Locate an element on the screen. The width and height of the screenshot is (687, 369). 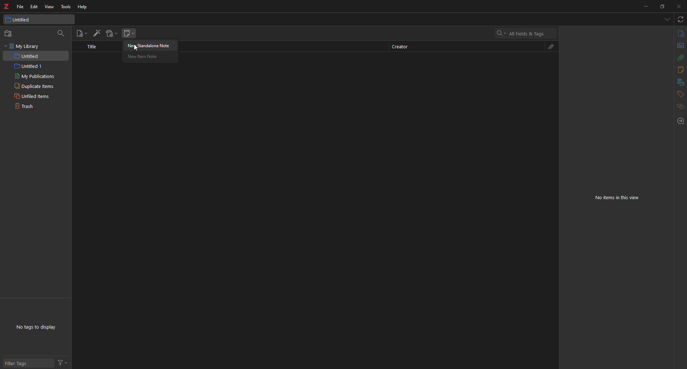
abstract is located at coordinates (680, 46).